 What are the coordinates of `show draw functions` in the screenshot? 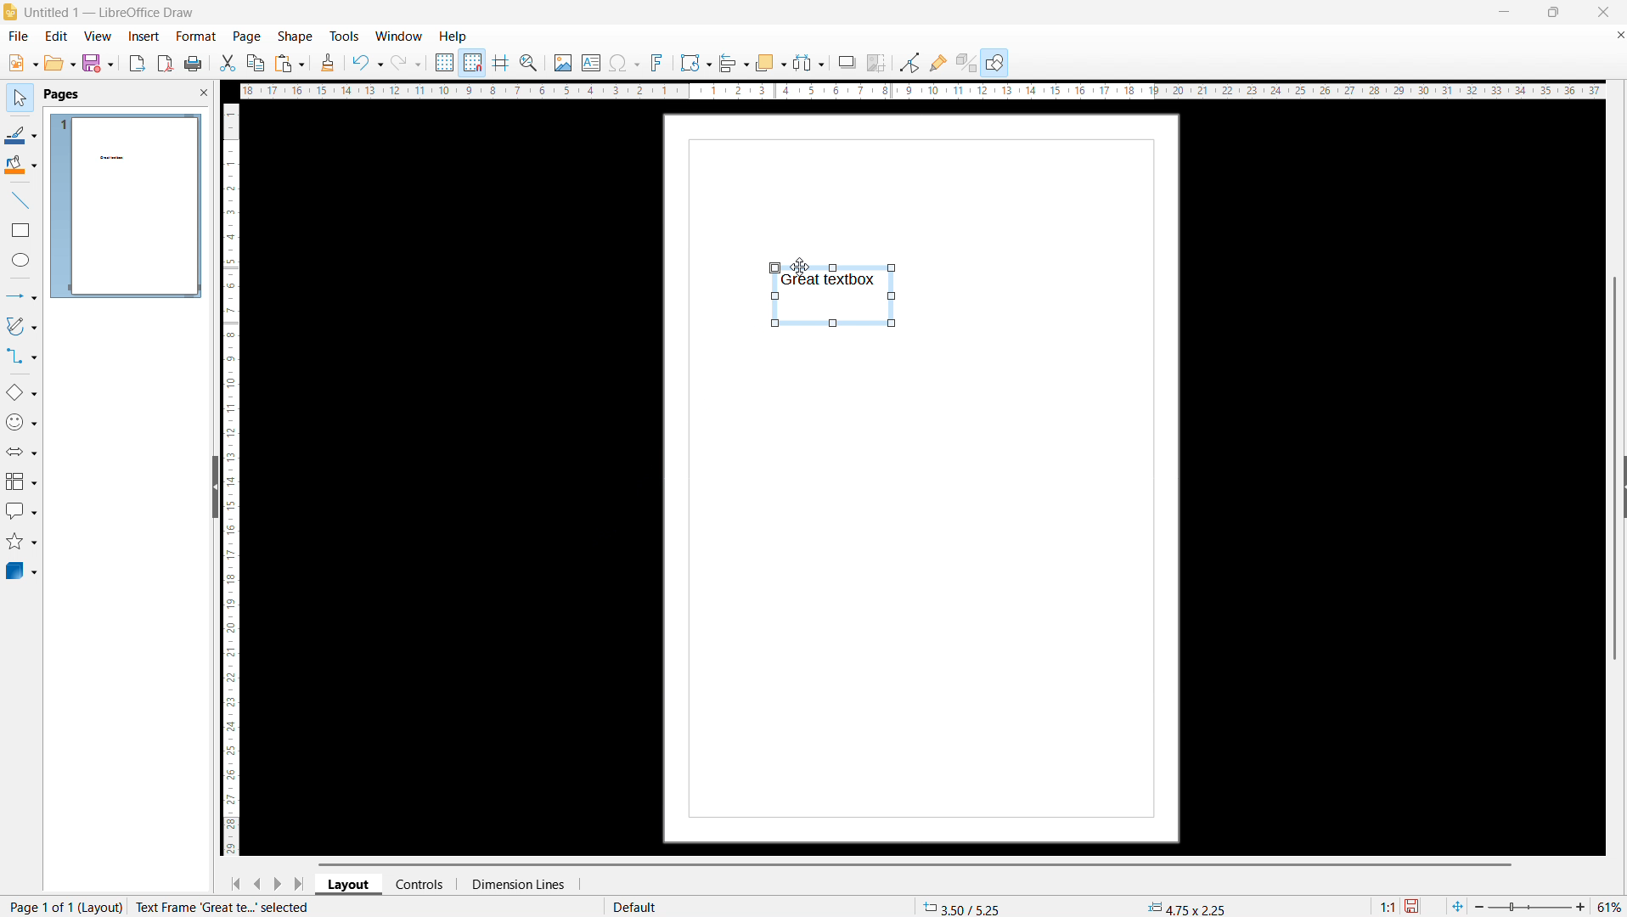 It's located at (994, 64).